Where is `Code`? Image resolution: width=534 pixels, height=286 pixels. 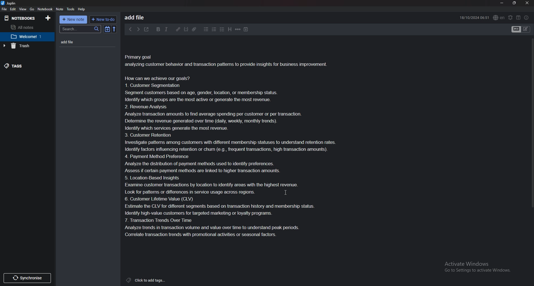
Code is located at coordinates (186, 29).